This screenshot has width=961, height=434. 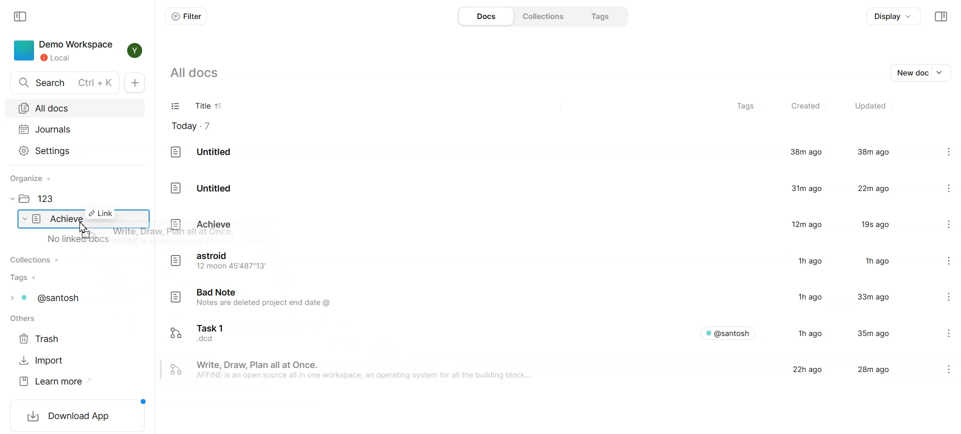 I want to click on no linked docs, so click(x=80, y=239).